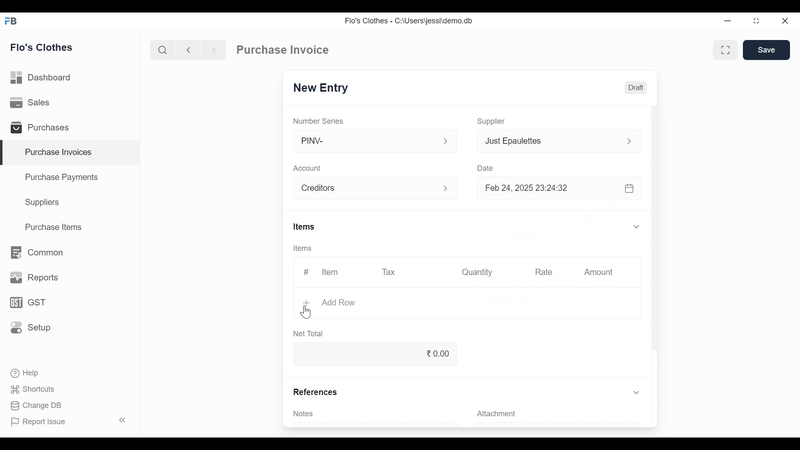 Image resolution: width=800 pixels, height=450 pixels. I want to click on Purchase Invoices, so click(71, 152).